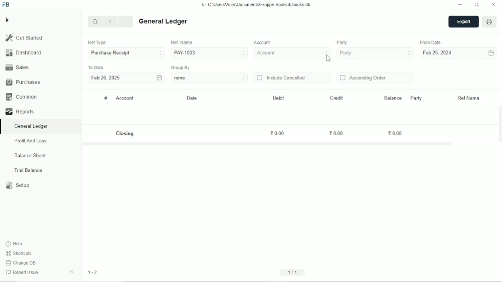  I want to click on Open report print view, so click(490, 22).